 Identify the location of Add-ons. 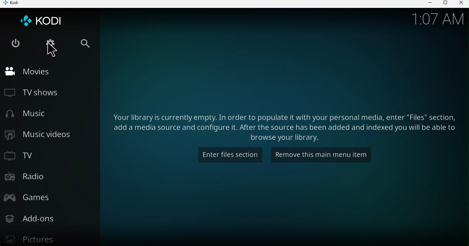
(35, 219).